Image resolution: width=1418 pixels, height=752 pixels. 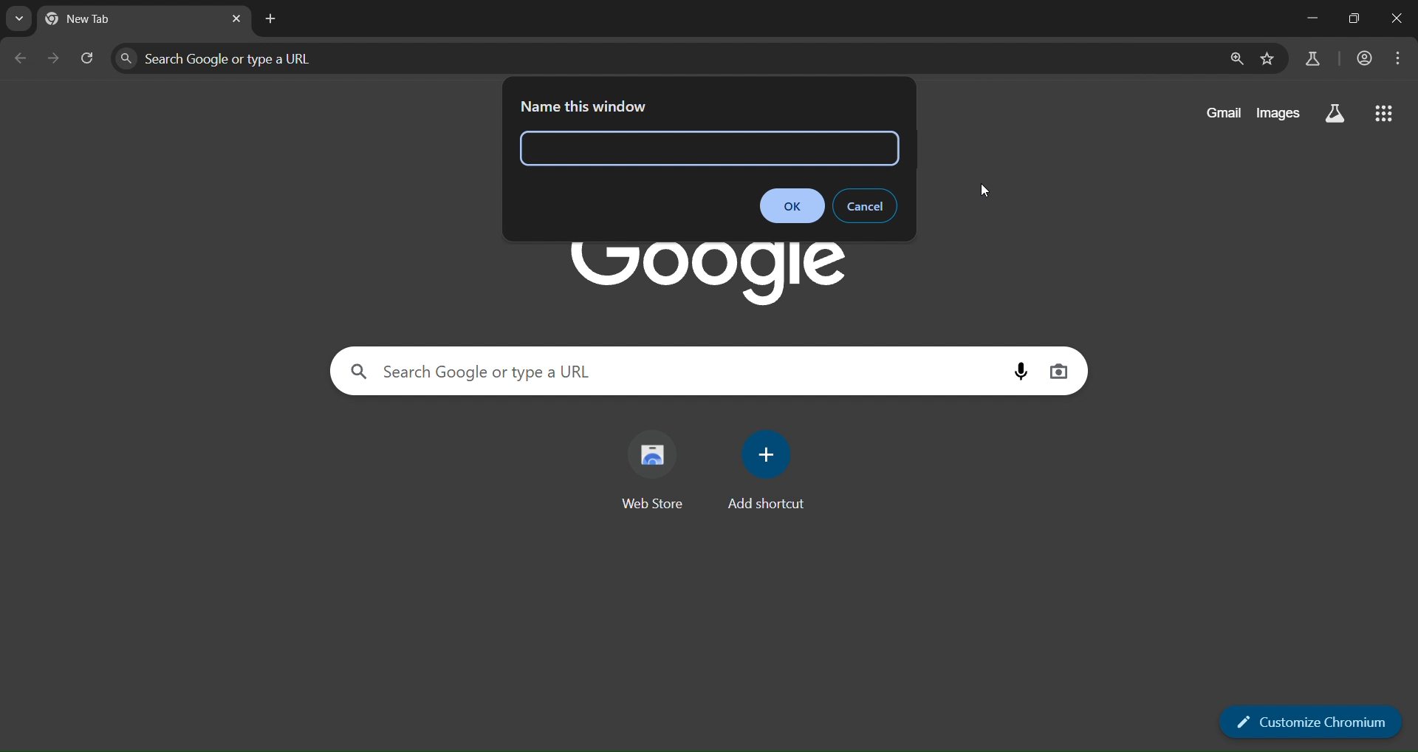 I want to click on search labs, so click(x=1334, y=111).